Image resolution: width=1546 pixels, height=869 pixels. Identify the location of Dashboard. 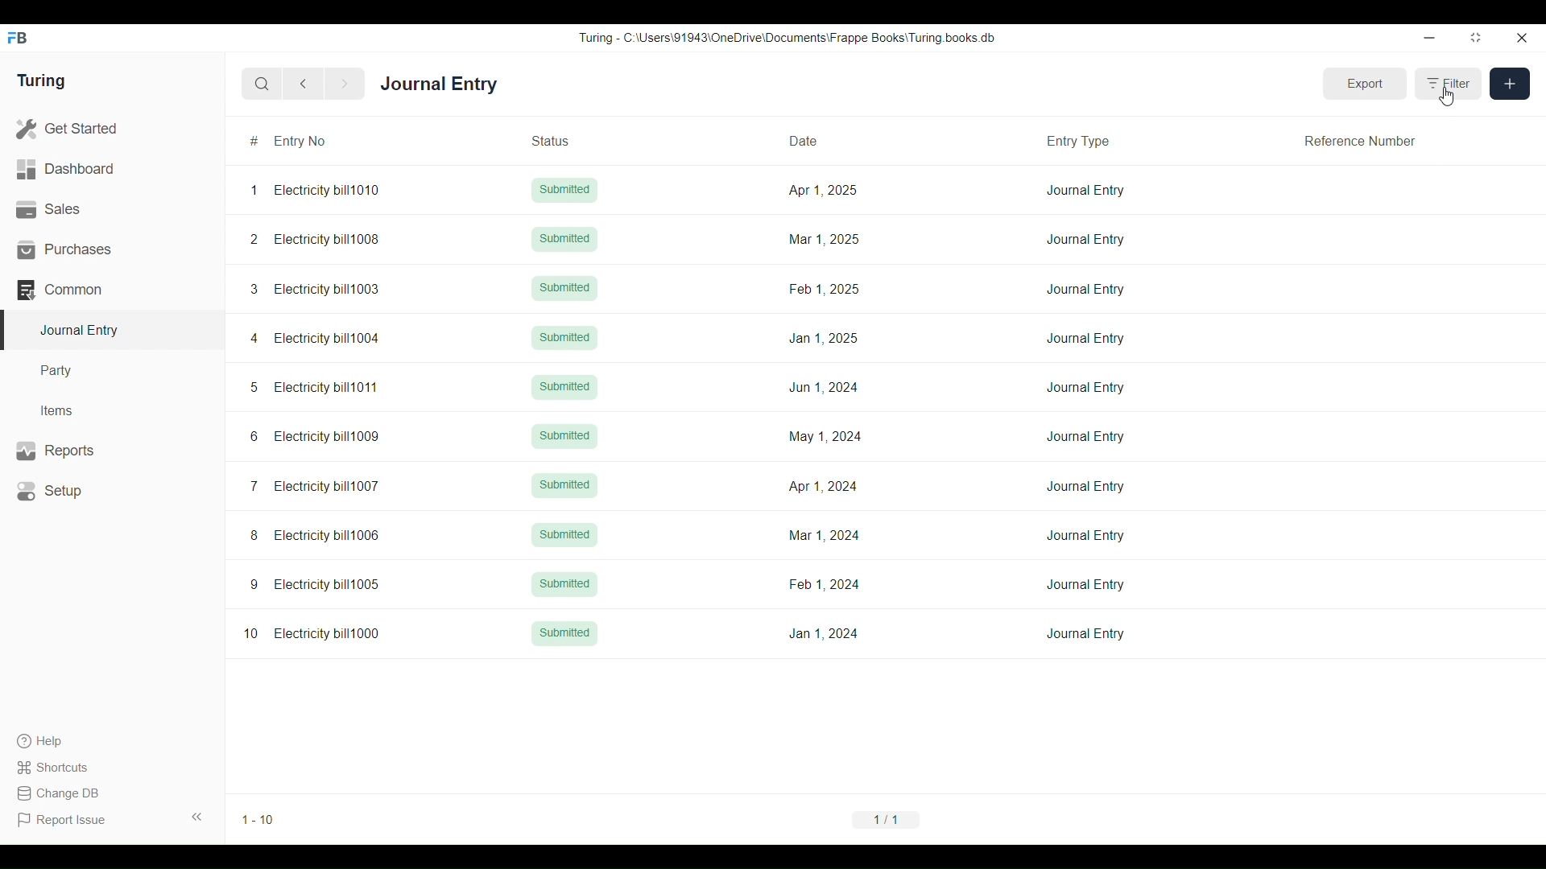
(112, 169).